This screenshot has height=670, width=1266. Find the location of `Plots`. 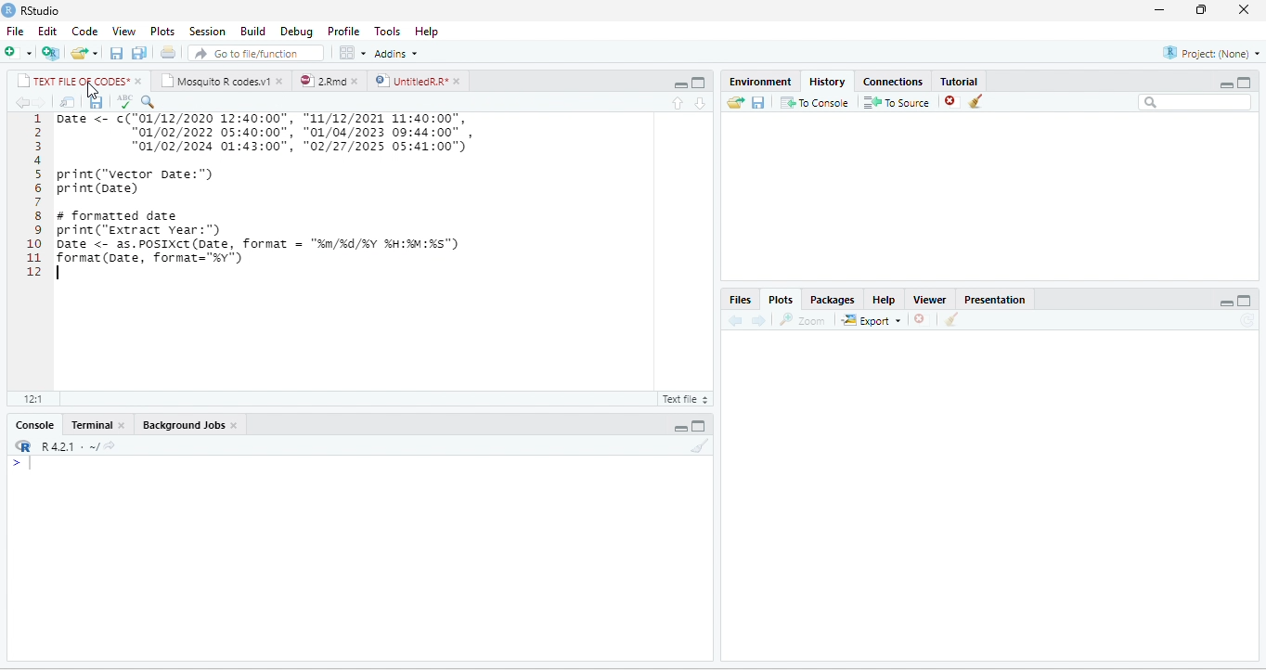

Plots is located at coordinates (162, 32).